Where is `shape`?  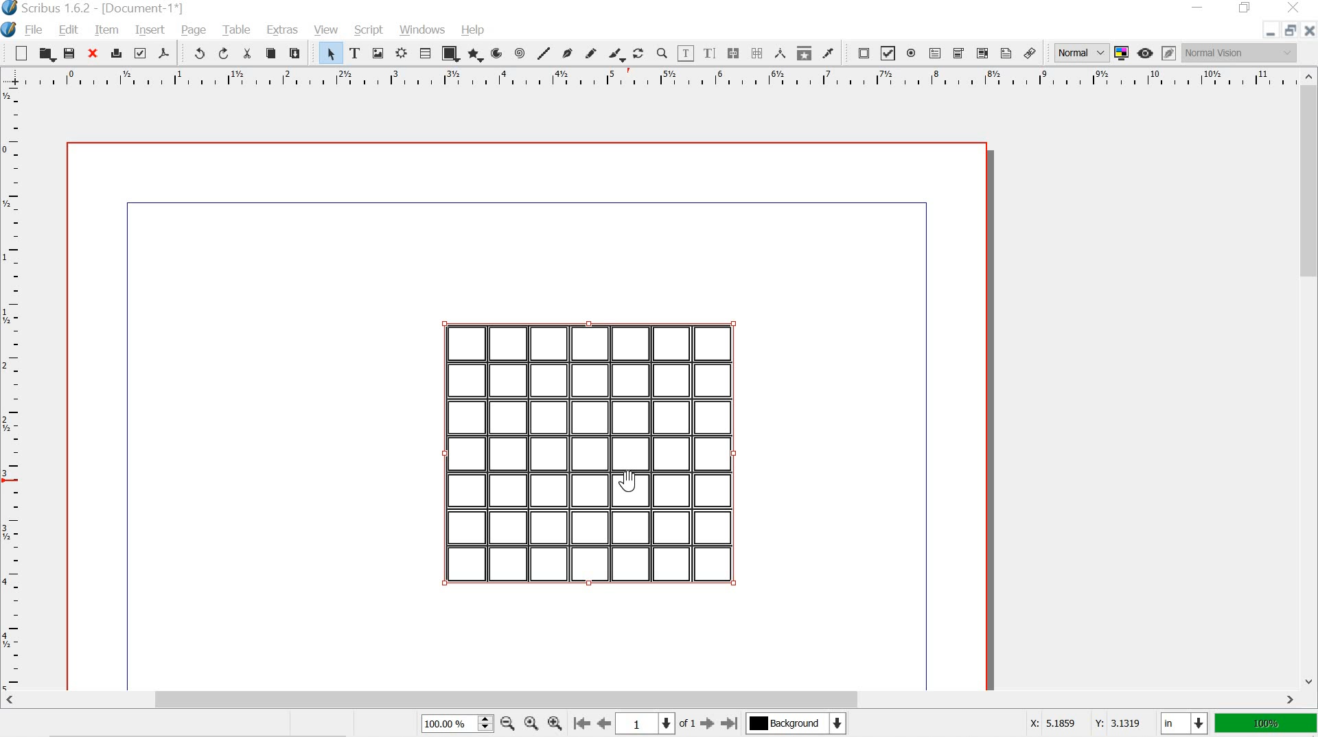
shape is located at coordinates (453, 54).